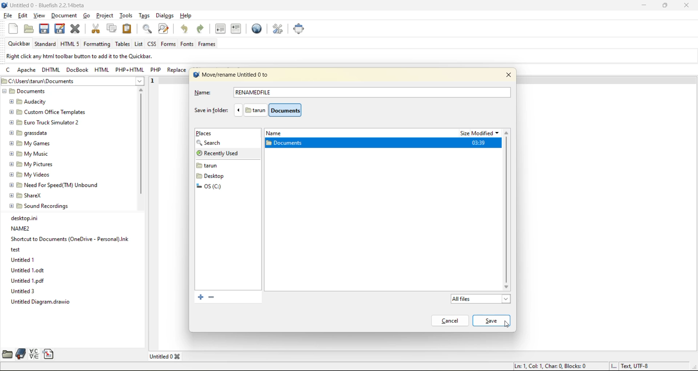 This screenshot has width=698, height=371. What do you see at coordinates (487, 320) in the screenshot?
I see `save` at bounding box center [487, 320].